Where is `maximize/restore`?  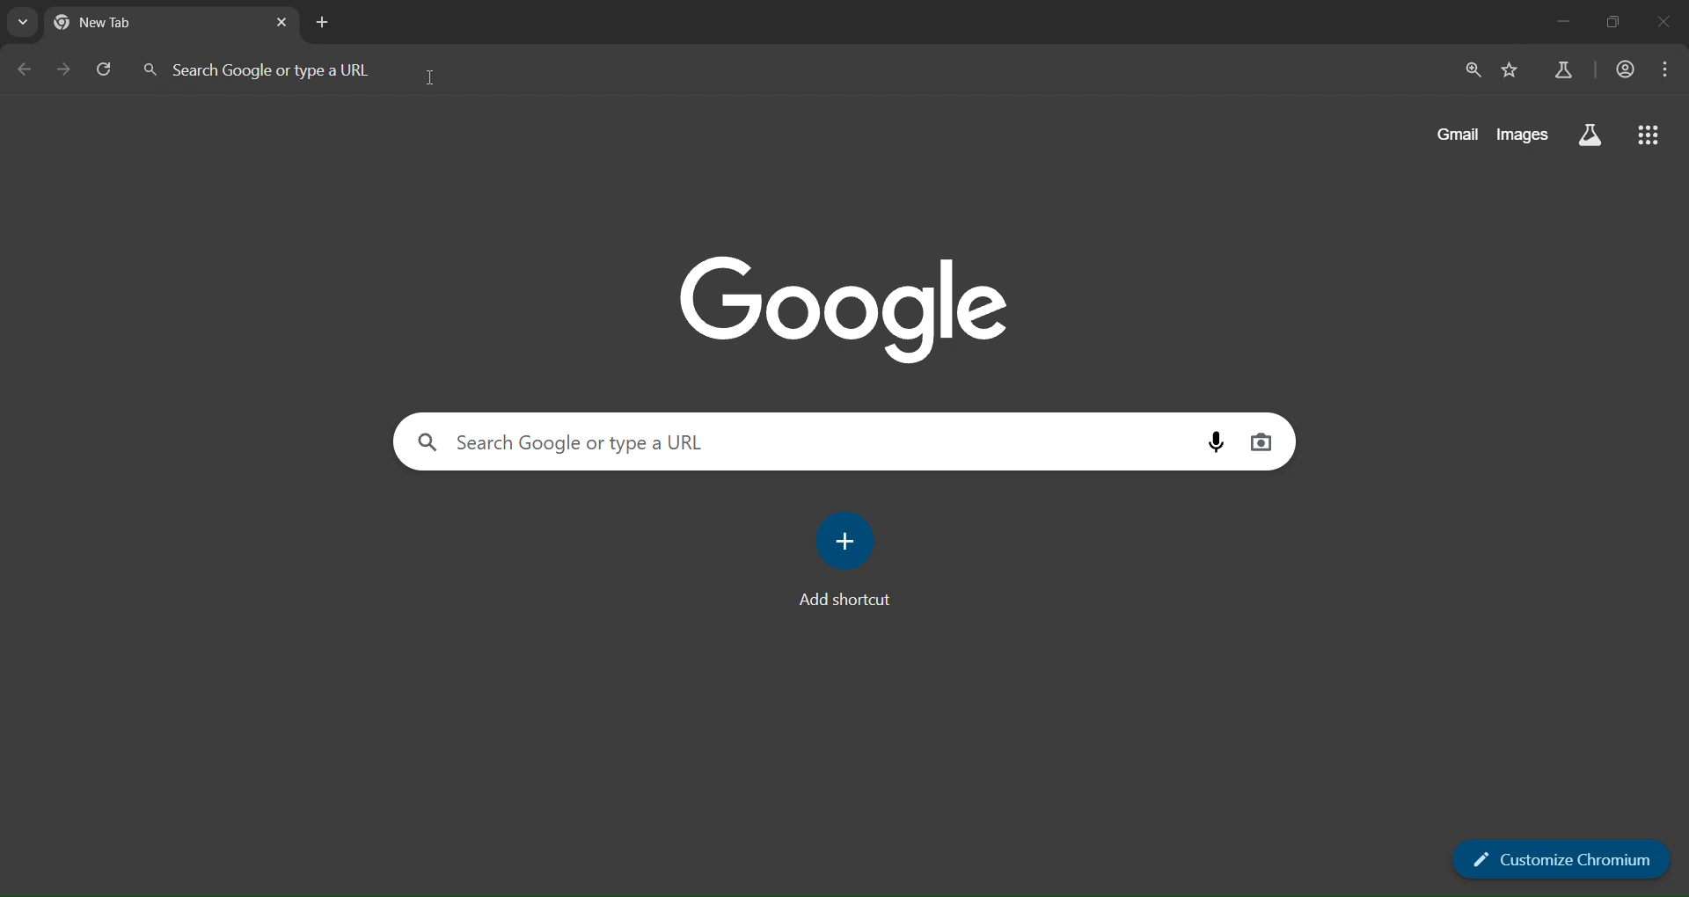 maximize/restore is located at coordinates (1610, 21).